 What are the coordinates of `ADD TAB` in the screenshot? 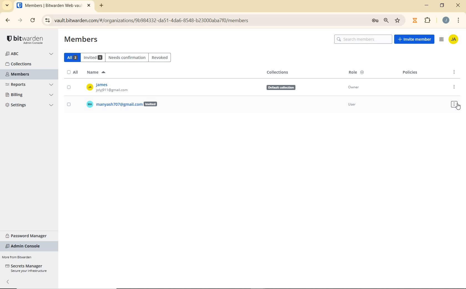 It's located at (100, 6).